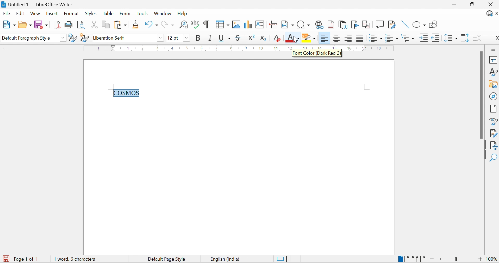  I want to click on Liberation Serif, so click(111, 38).